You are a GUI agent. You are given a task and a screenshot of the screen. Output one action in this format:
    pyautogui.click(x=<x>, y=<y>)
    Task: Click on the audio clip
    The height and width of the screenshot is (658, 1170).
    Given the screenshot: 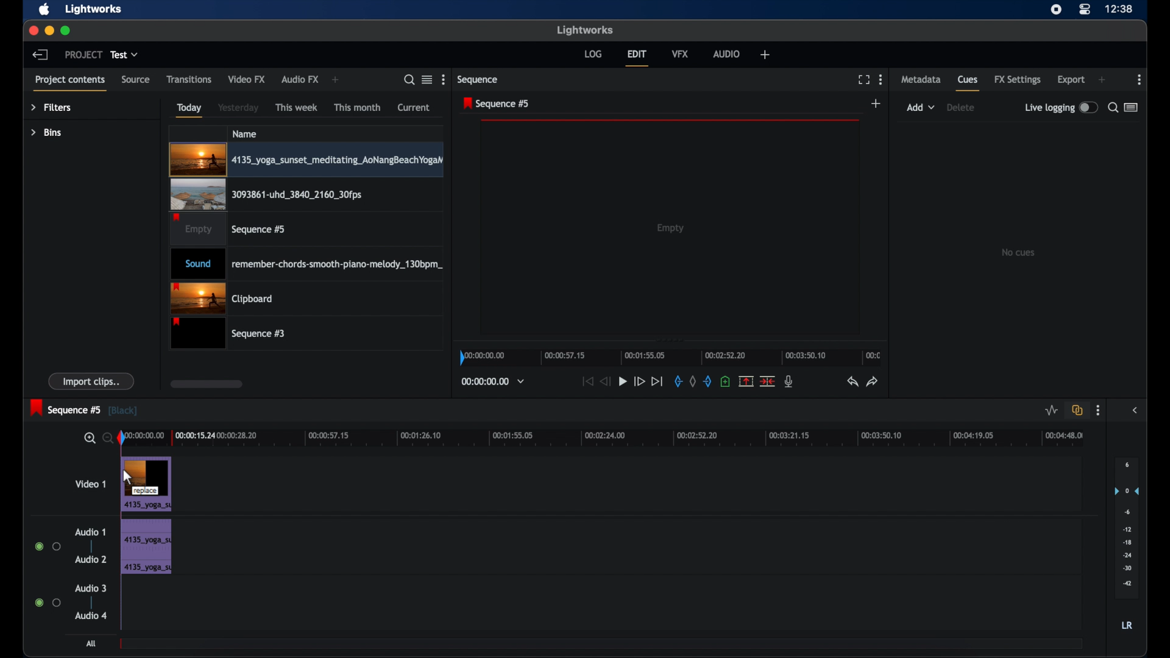 What is the action you would take?
    pyautogui.click(x=147, y=564)
    